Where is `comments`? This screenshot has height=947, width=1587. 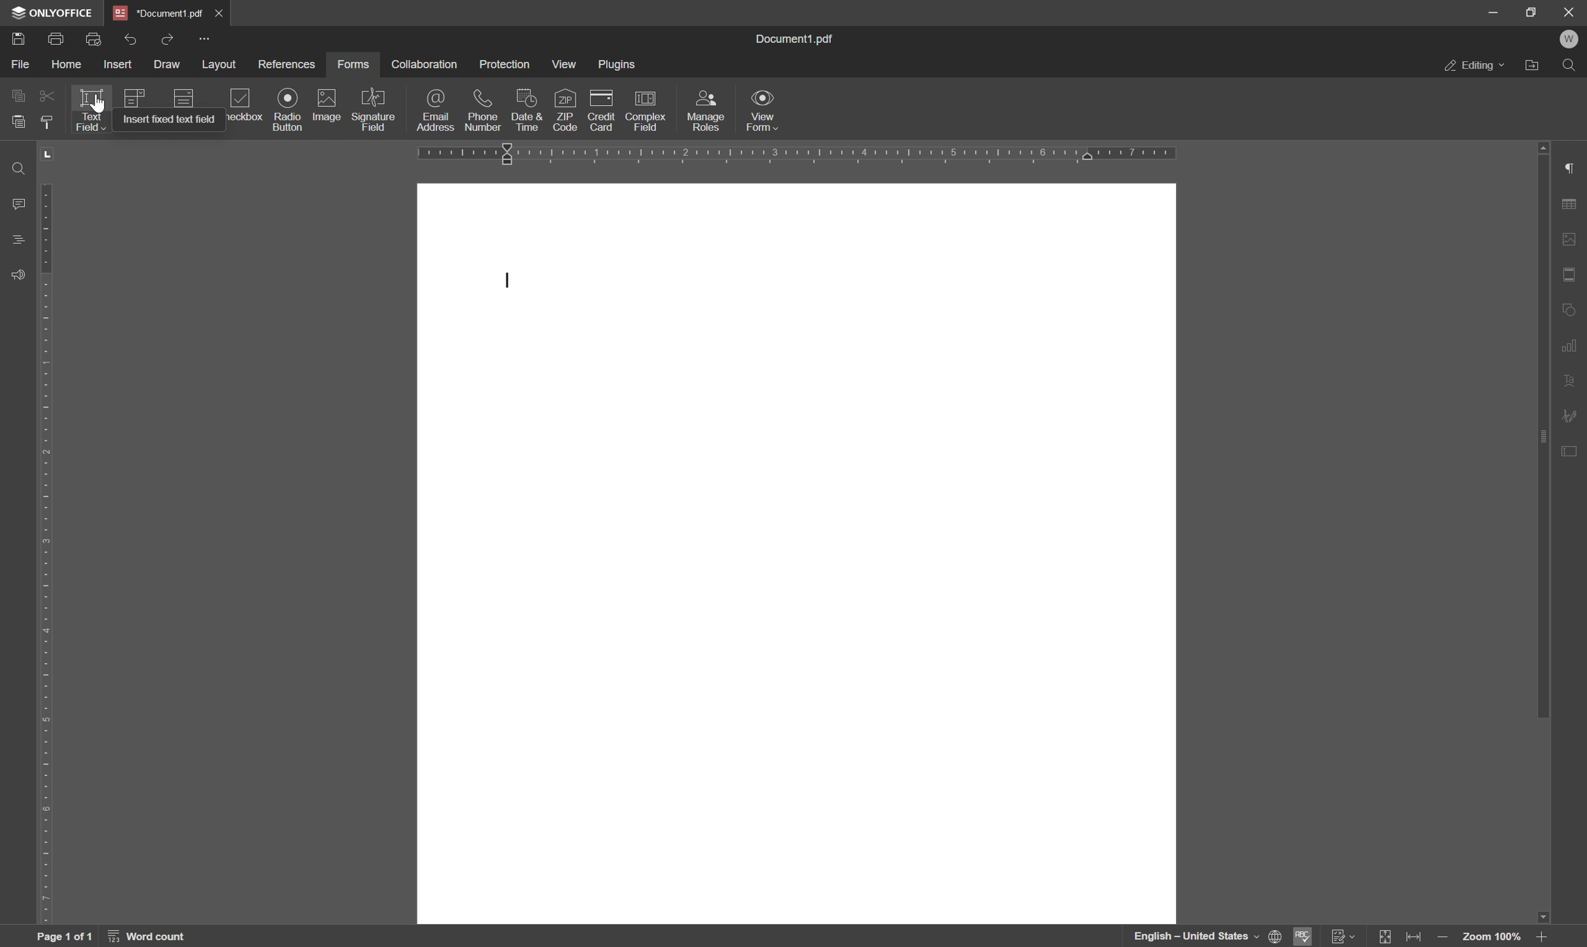
comments is located at coordinates (17, 204).